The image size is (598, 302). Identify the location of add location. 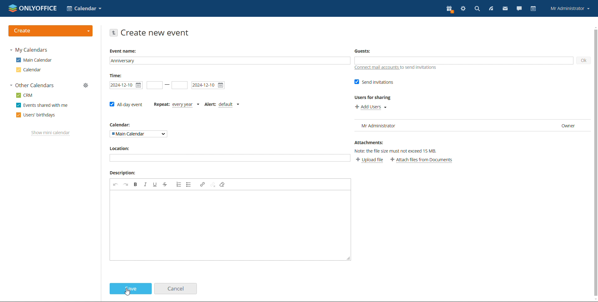
(226, 158).